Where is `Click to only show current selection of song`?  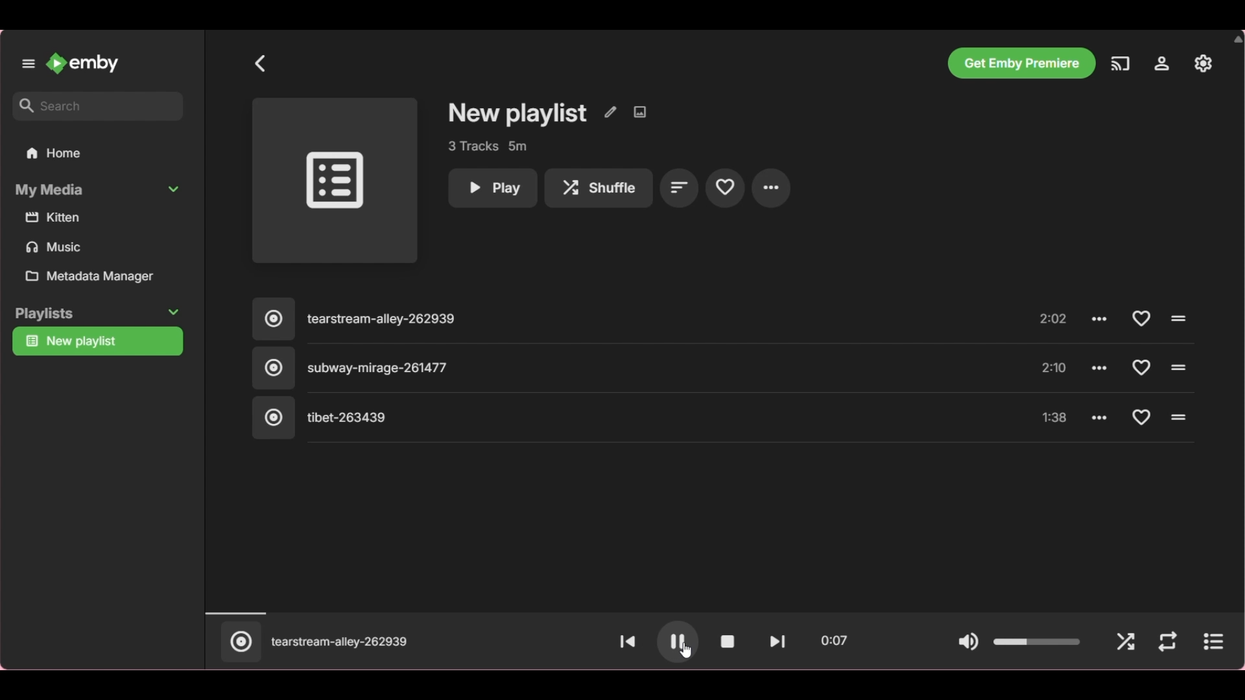 Click to only show current selection of song is located at coordinates (239, 642).